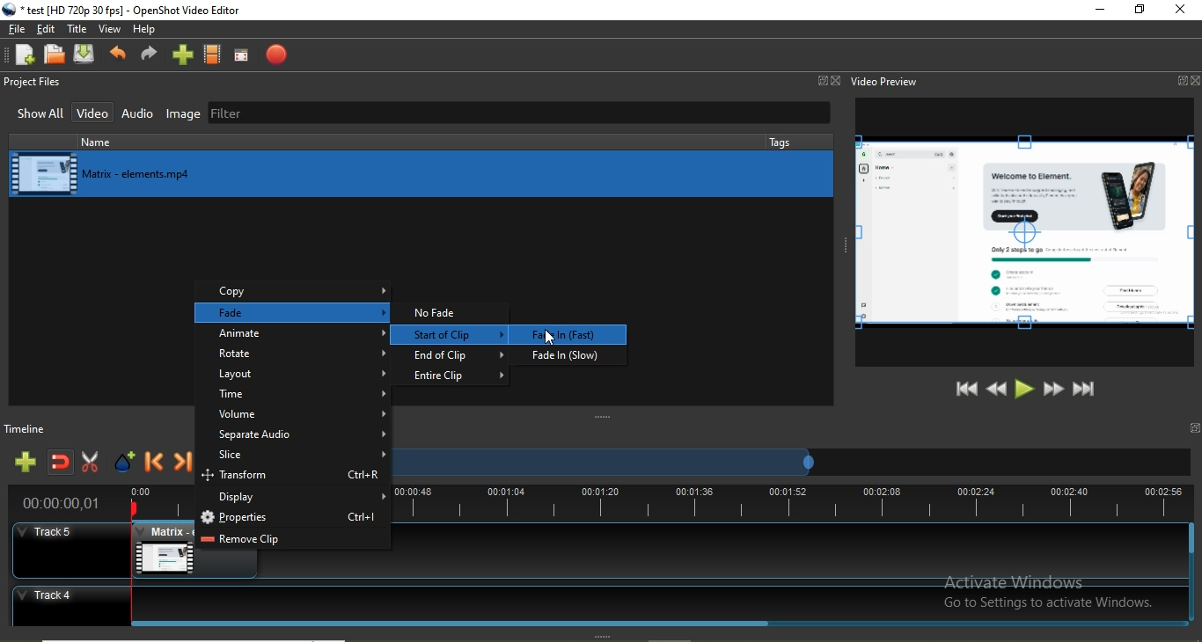 This screenshot has width=1202, height=642. What do you see at coordinates (1181, 81) in the screenshot?
I see `Window ` at bounding box center [1181, 81].